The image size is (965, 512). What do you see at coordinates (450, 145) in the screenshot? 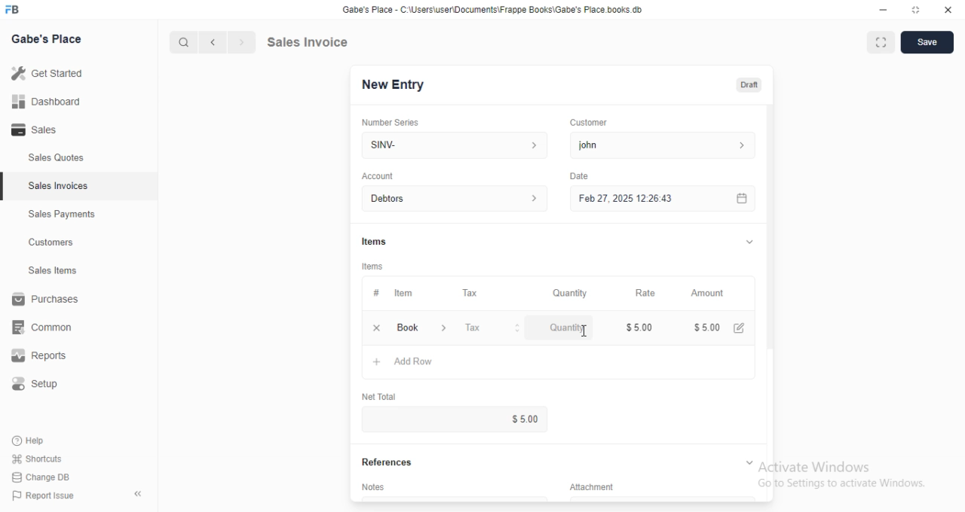
I see `SINV- >` at bounding box center [450, 145].